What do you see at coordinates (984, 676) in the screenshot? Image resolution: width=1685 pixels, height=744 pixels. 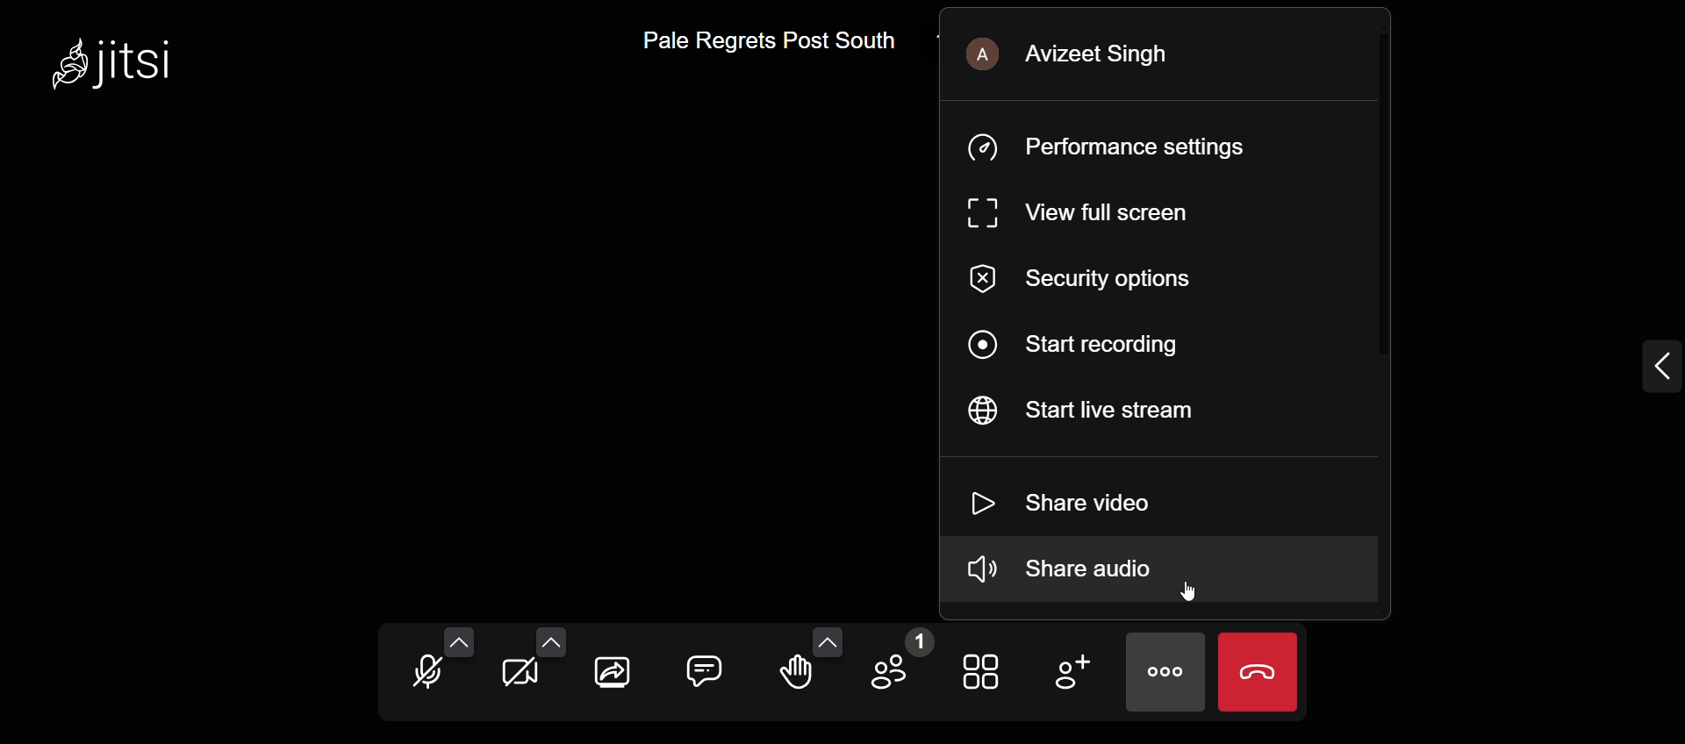 I see `toggle view` at bounding box center [984, 676].